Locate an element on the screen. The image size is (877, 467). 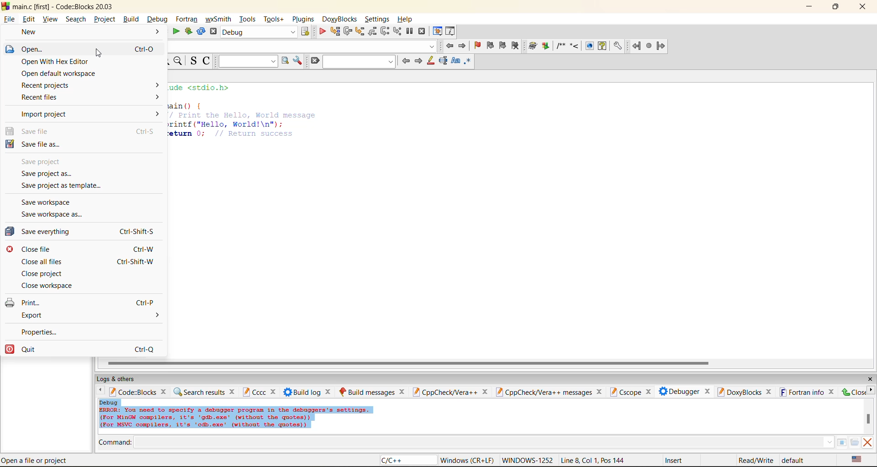
text to search is located at coordinates (246, 61).